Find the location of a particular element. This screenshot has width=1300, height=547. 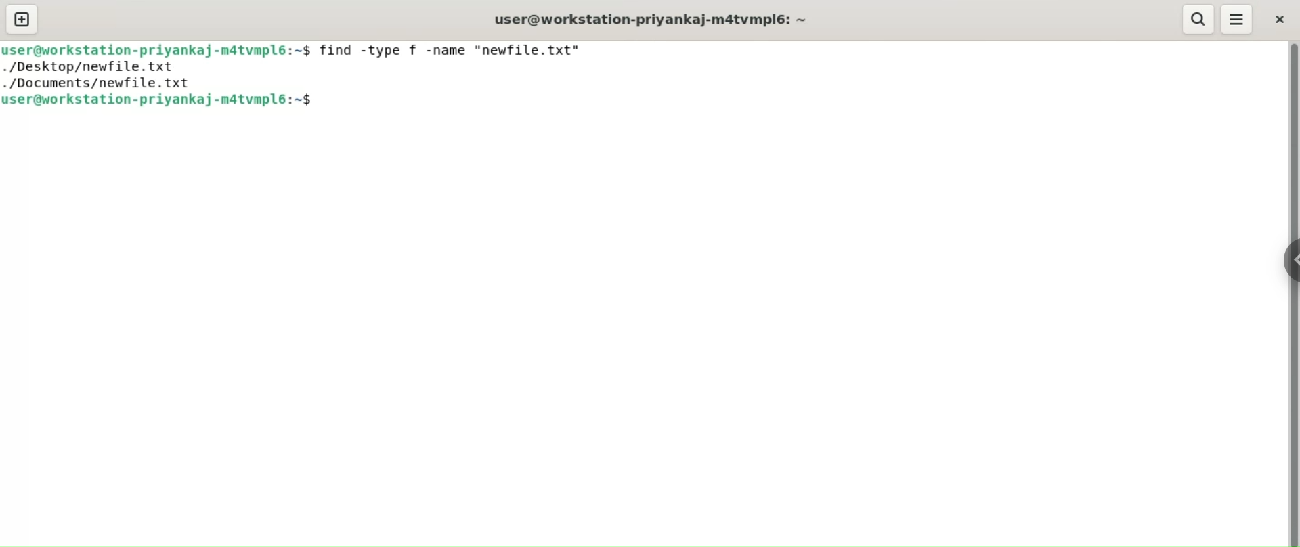

./documents/newfile.txt  is located at coordinates (100, 85).